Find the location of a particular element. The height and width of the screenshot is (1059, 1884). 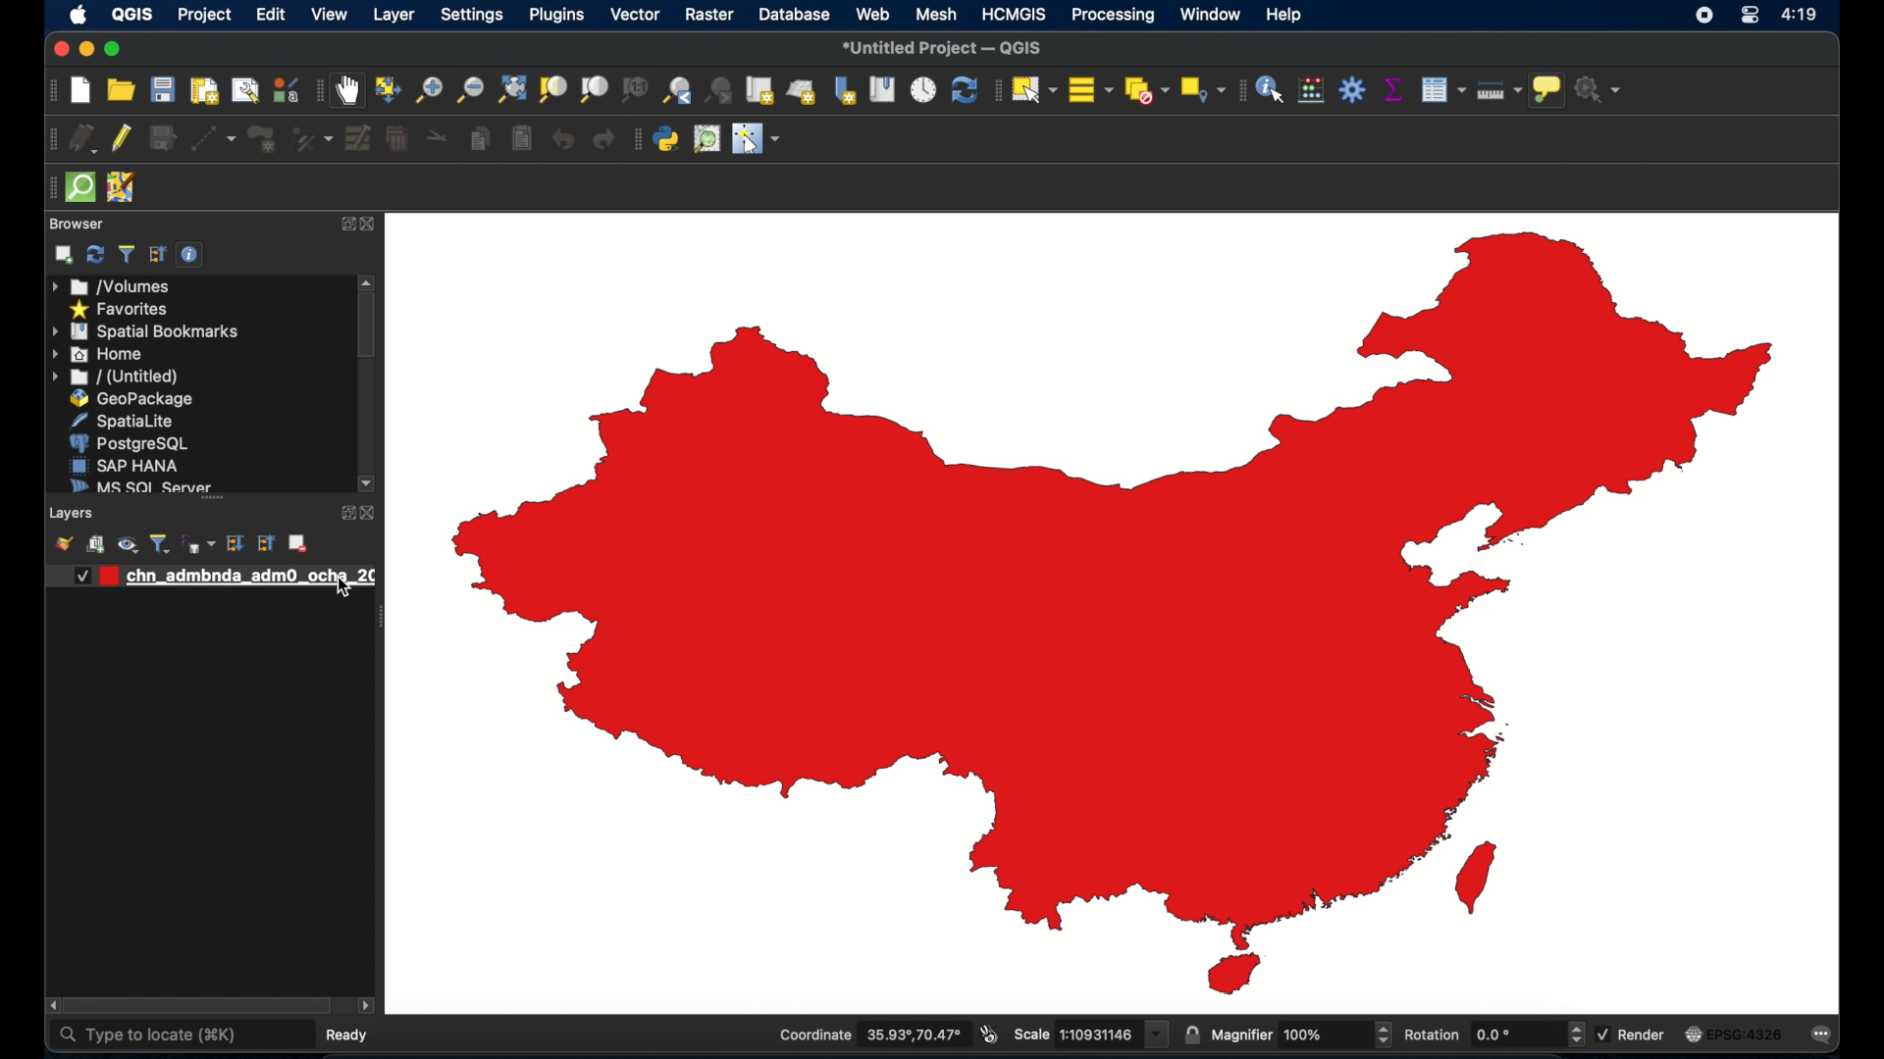

browser is located at coordinates (77, 224).